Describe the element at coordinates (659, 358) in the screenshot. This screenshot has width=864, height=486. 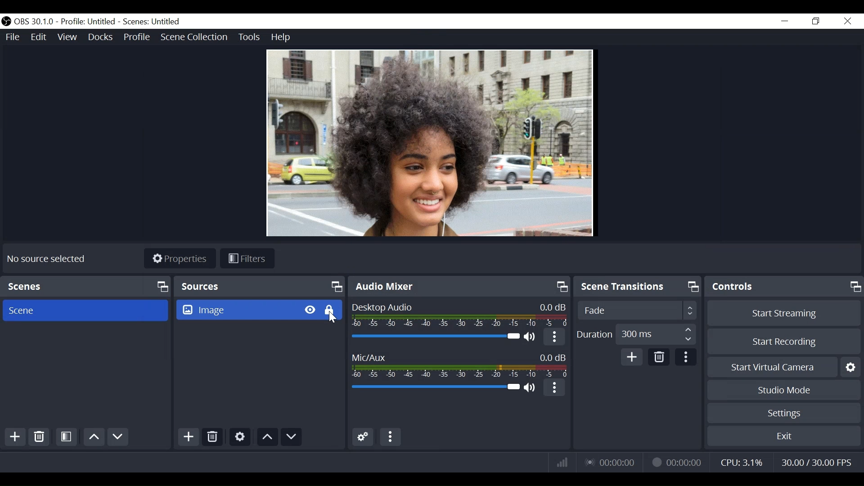
I see `Delete` at that location.